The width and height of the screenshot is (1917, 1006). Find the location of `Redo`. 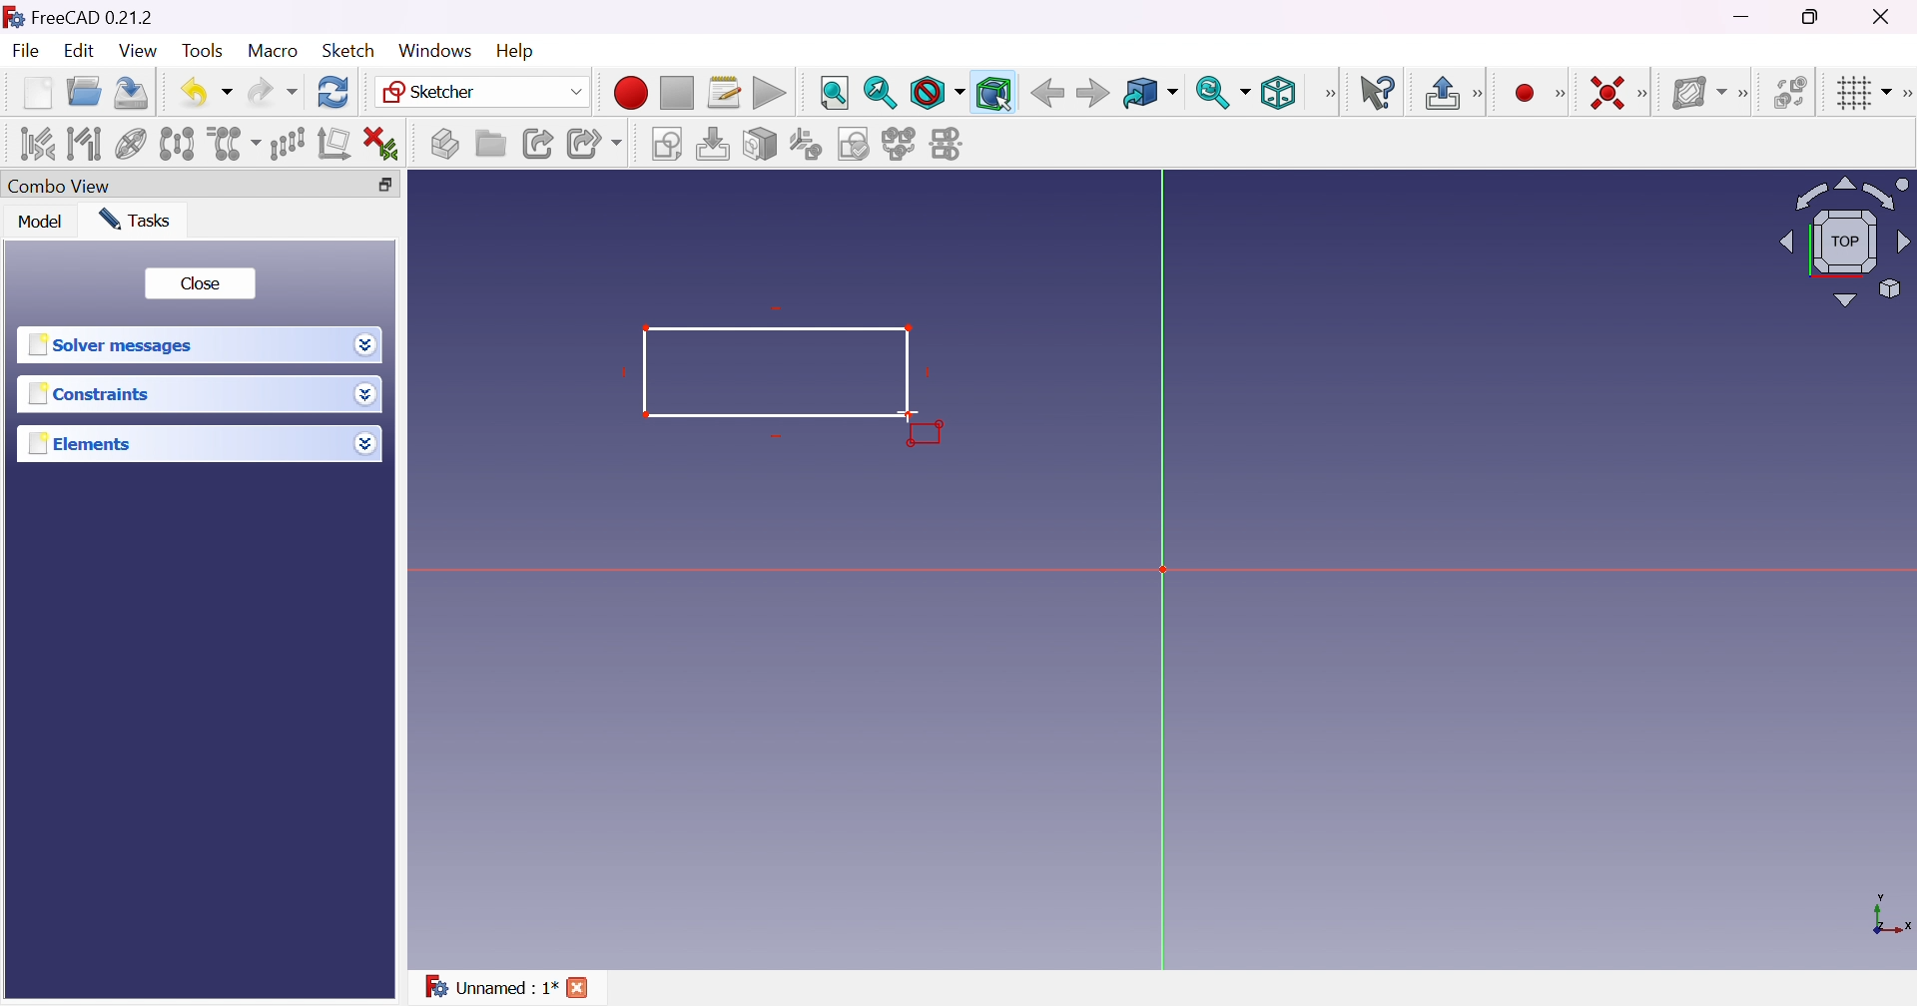

Redo is located at coordinates (274, 94).